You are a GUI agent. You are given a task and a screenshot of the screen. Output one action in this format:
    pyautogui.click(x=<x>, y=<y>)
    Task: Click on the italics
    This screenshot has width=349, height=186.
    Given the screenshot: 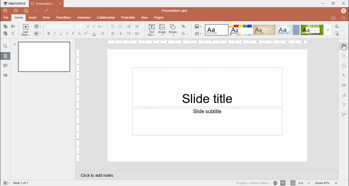 What is the action you would take?
    pyautogui.click(x=55, y=34)
    